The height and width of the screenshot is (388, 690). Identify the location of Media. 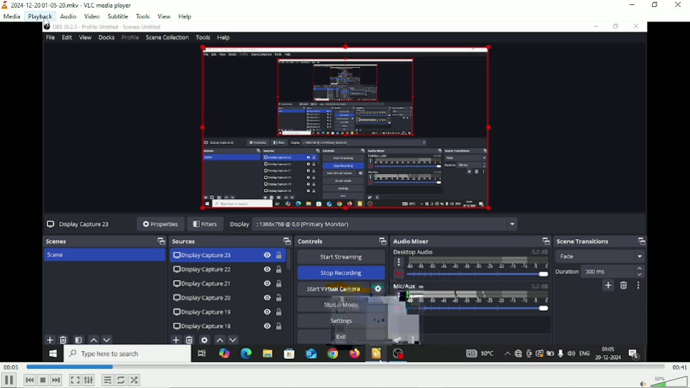
(11, 17).